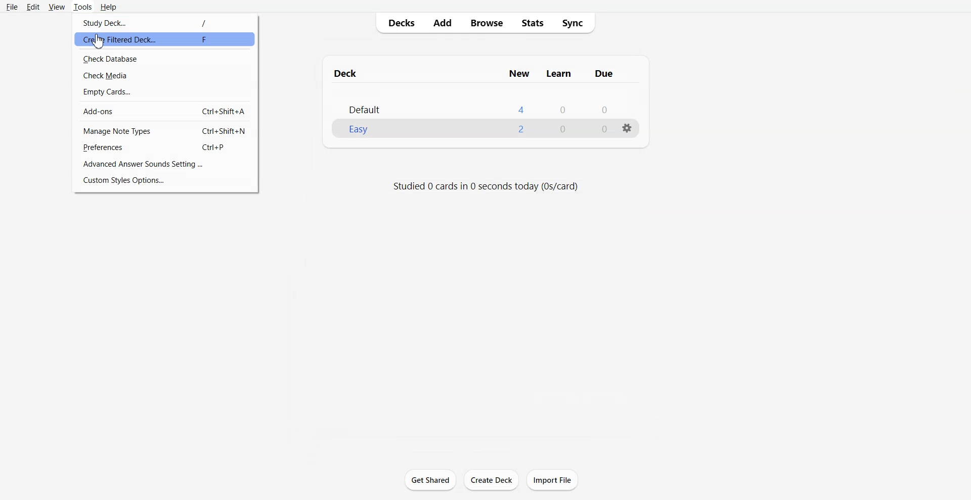 The image size is (971, 500). I want to click on Preferences, so click(165, 147).